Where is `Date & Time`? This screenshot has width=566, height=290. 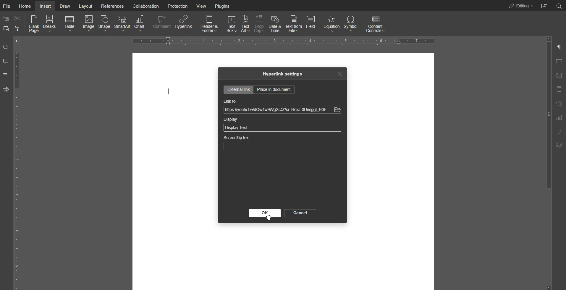 Date & Time is located at coordinates (277, 24).